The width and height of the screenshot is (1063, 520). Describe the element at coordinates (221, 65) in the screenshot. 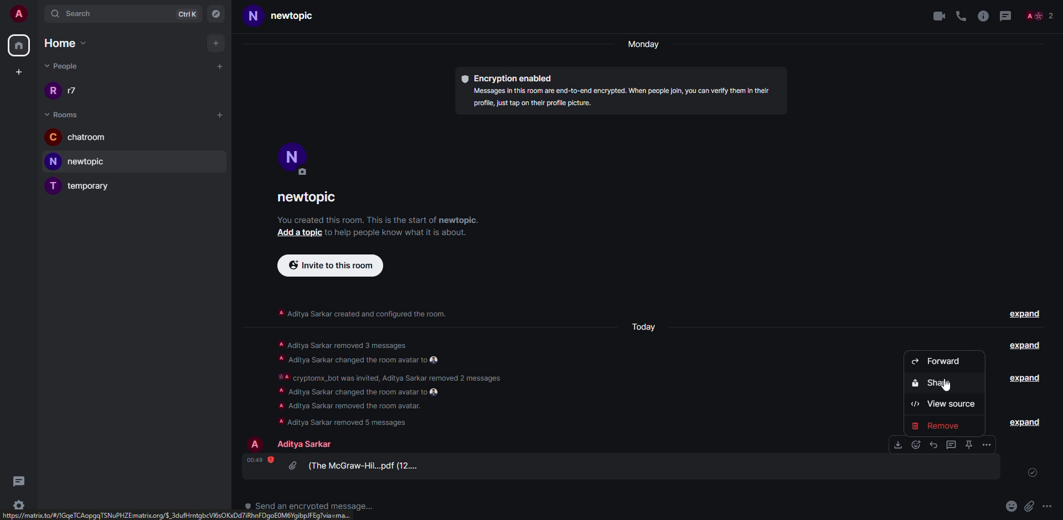

I see `add` at that location.